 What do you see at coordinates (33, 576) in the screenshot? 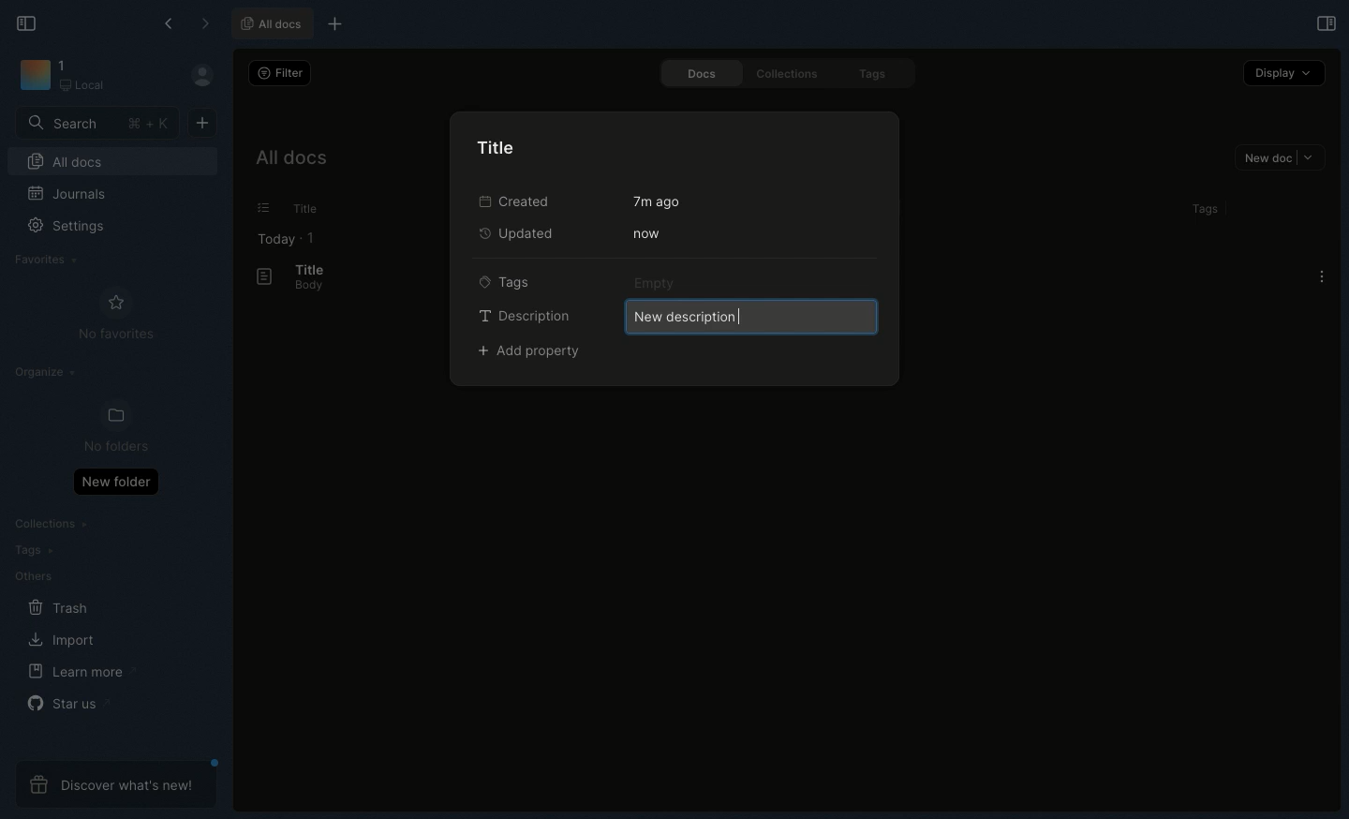
I see `Others` at bounding box center [33, 576].